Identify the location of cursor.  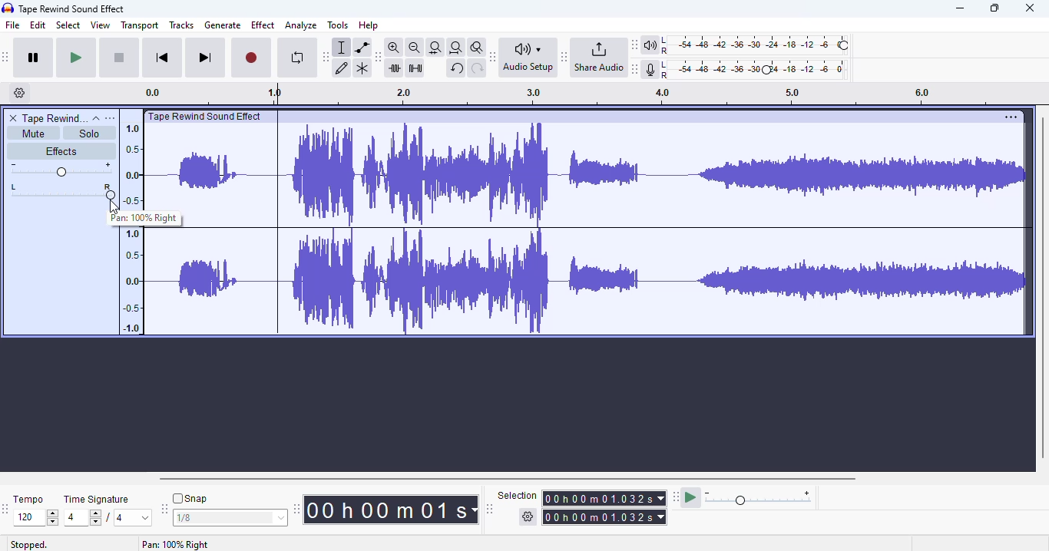
(115, 210).